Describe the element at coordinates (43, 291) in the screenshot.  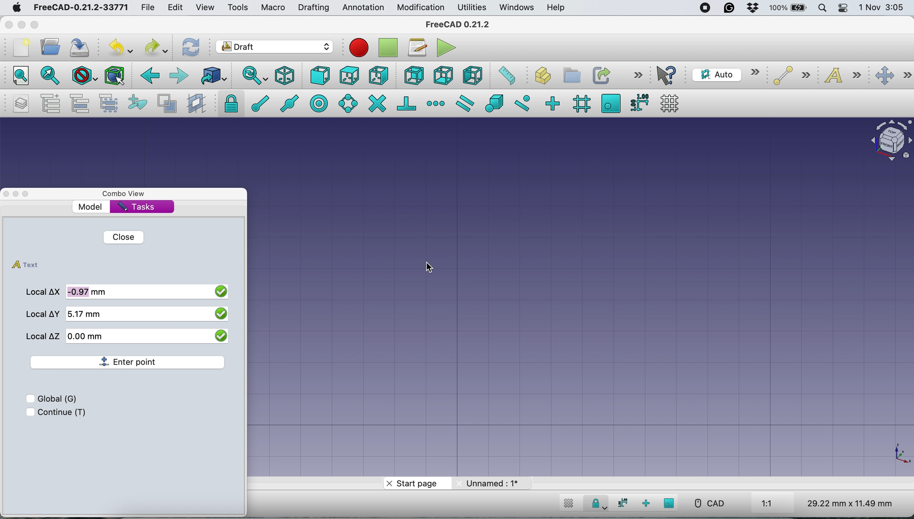
I see `local` at that location.